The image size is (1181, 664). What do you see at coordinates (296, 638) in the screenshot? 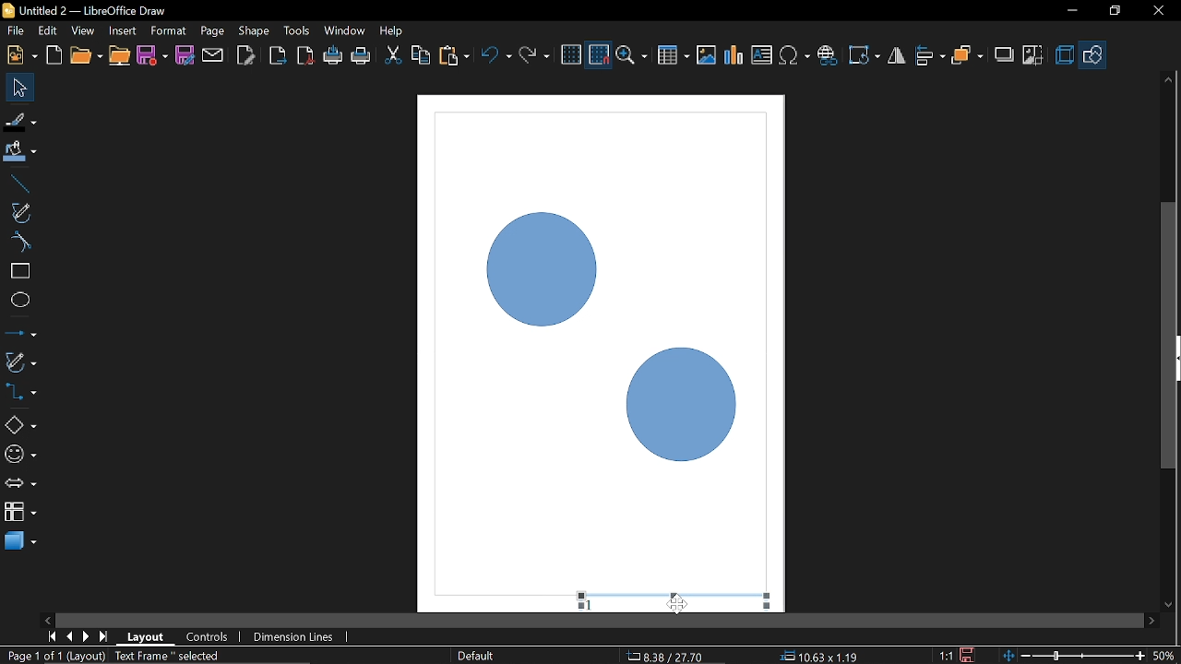
I see `DImension line` at bounding box center [296, 638].